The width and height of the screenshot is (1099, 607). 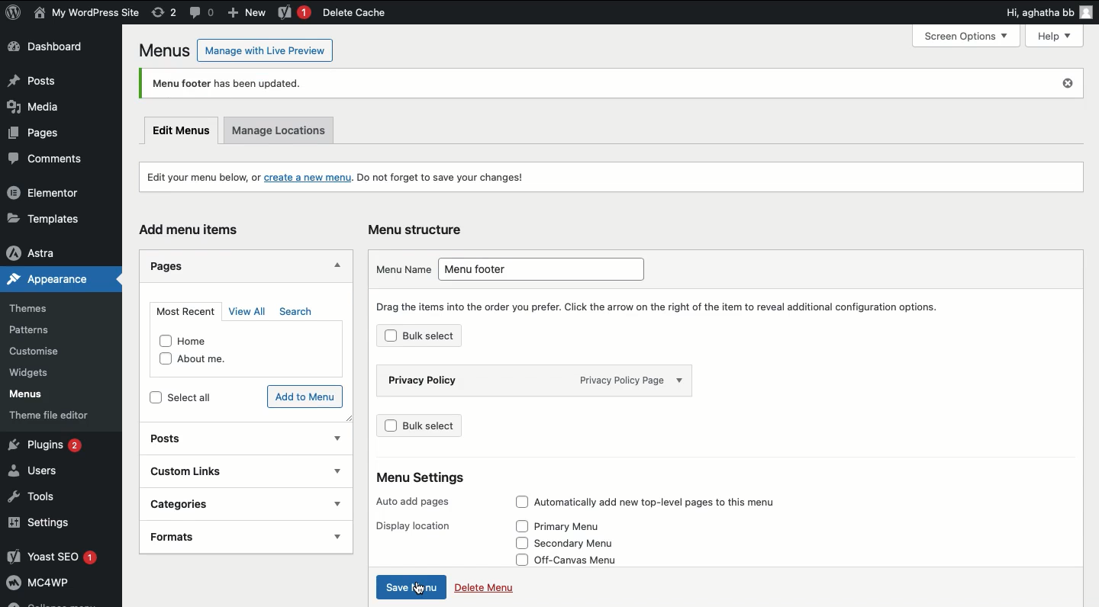 What do you see at coordinates (337, 265) in the screenshot?
I see `Hide` at bounding box center [337, 265].